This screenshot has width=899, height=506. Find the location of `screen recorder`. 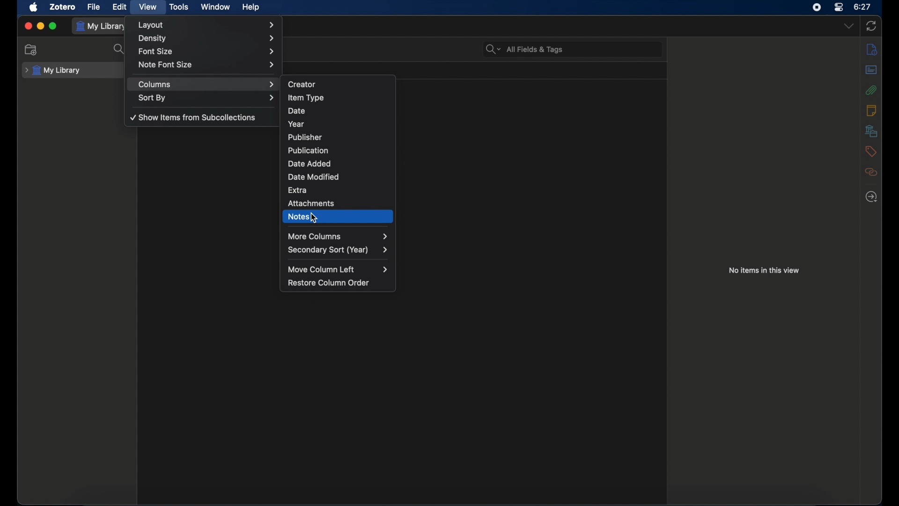

screen recorder is located at coordinates (817, 7).